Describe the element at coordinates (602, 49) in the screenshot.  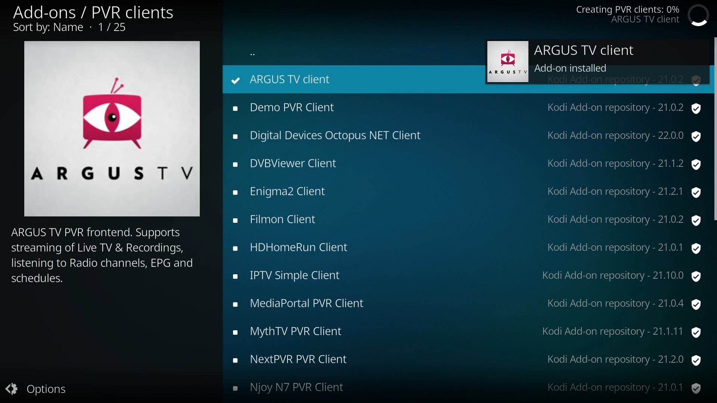
I see ` ARGUS TV client` at that location.